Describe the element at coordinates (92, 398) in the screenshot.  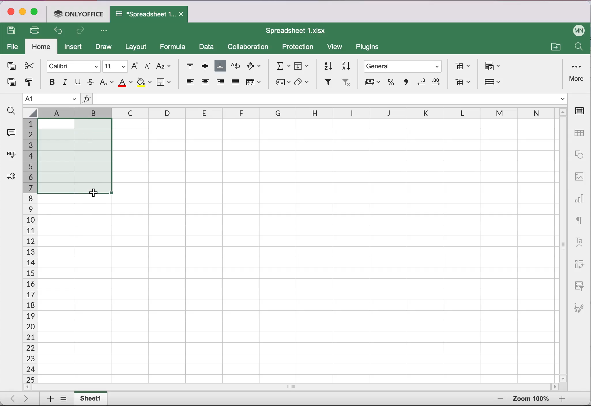
I see `sheet tab` at that location.